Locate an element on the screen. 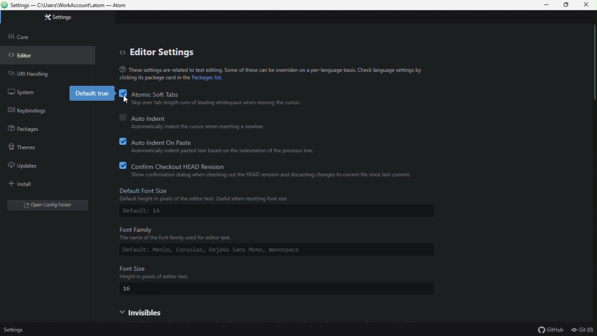 The height and width of the screenshot is (336, 597). on is located at coordinates (123, 93).